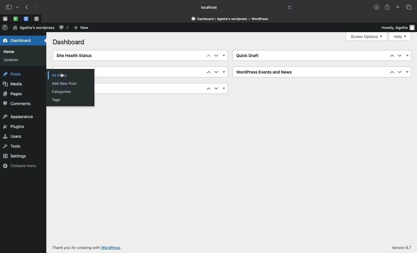 This screenshot has height=253, width=417. I want to click on Thank you for creating with wordpress, so click(87, 247).